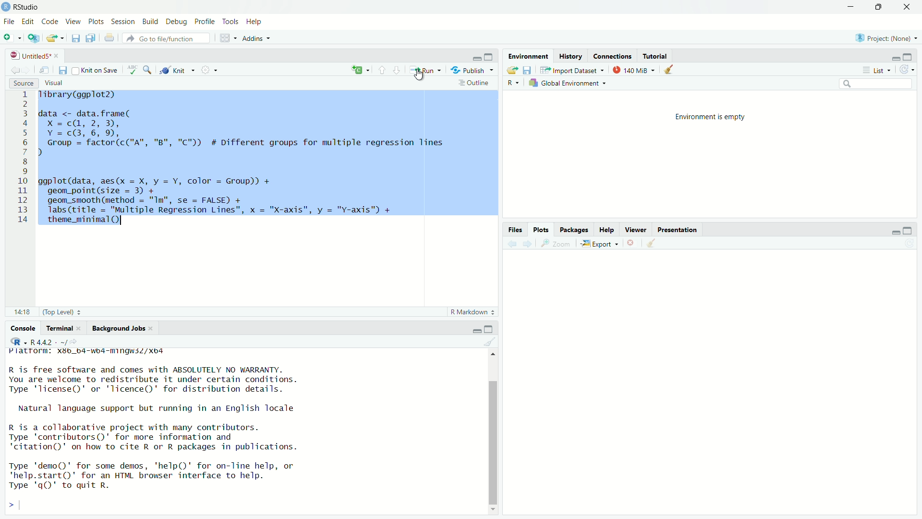 The image size is (922, 519). Describe the element at coordinates (911, 230) in the screenshot. I see `maximise` at that location.